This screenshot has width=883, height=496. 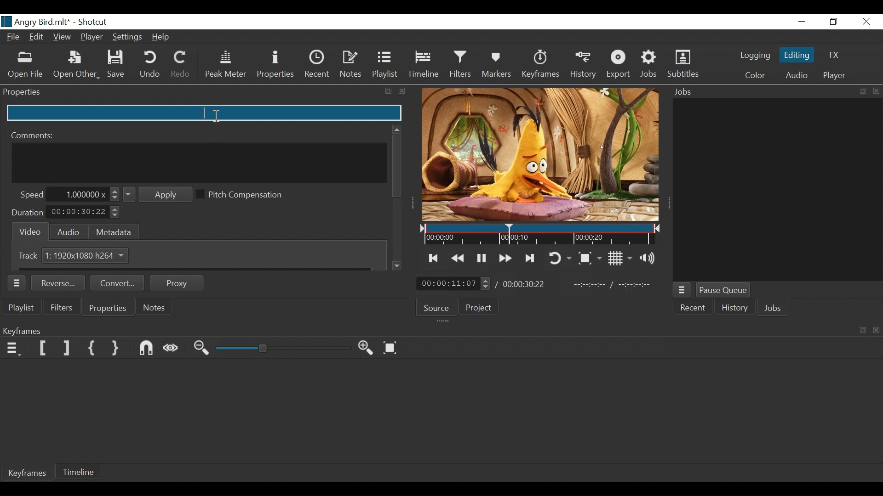 I want to click on Open Other, so click(x=77, y=66).